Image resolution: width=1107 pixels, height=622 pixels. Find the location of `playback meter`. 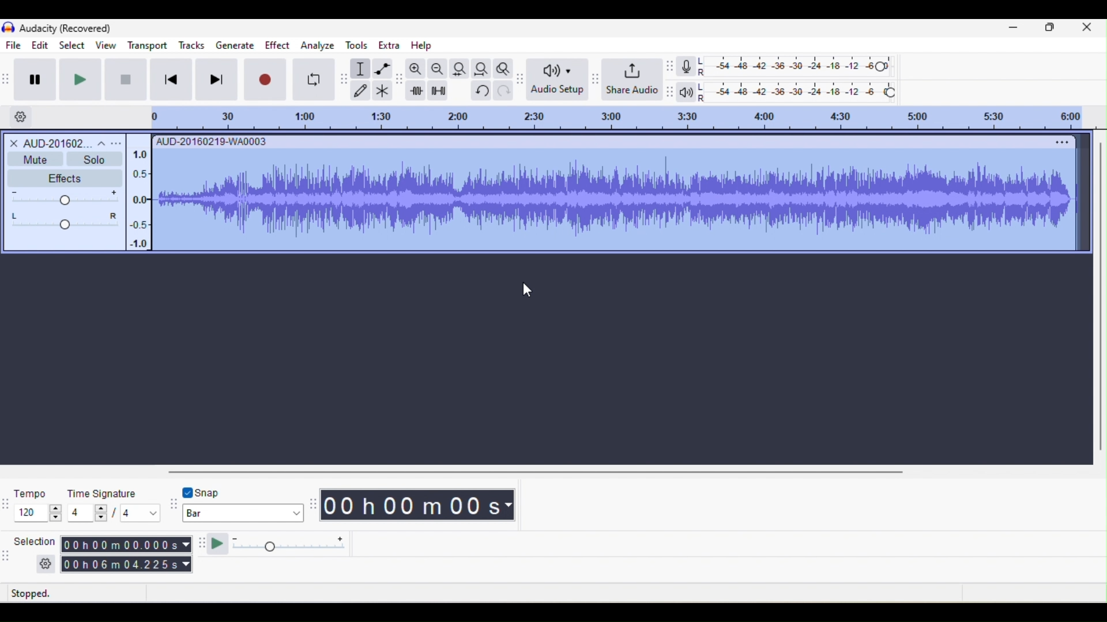

playback meter is located at coordinates (687, 94).